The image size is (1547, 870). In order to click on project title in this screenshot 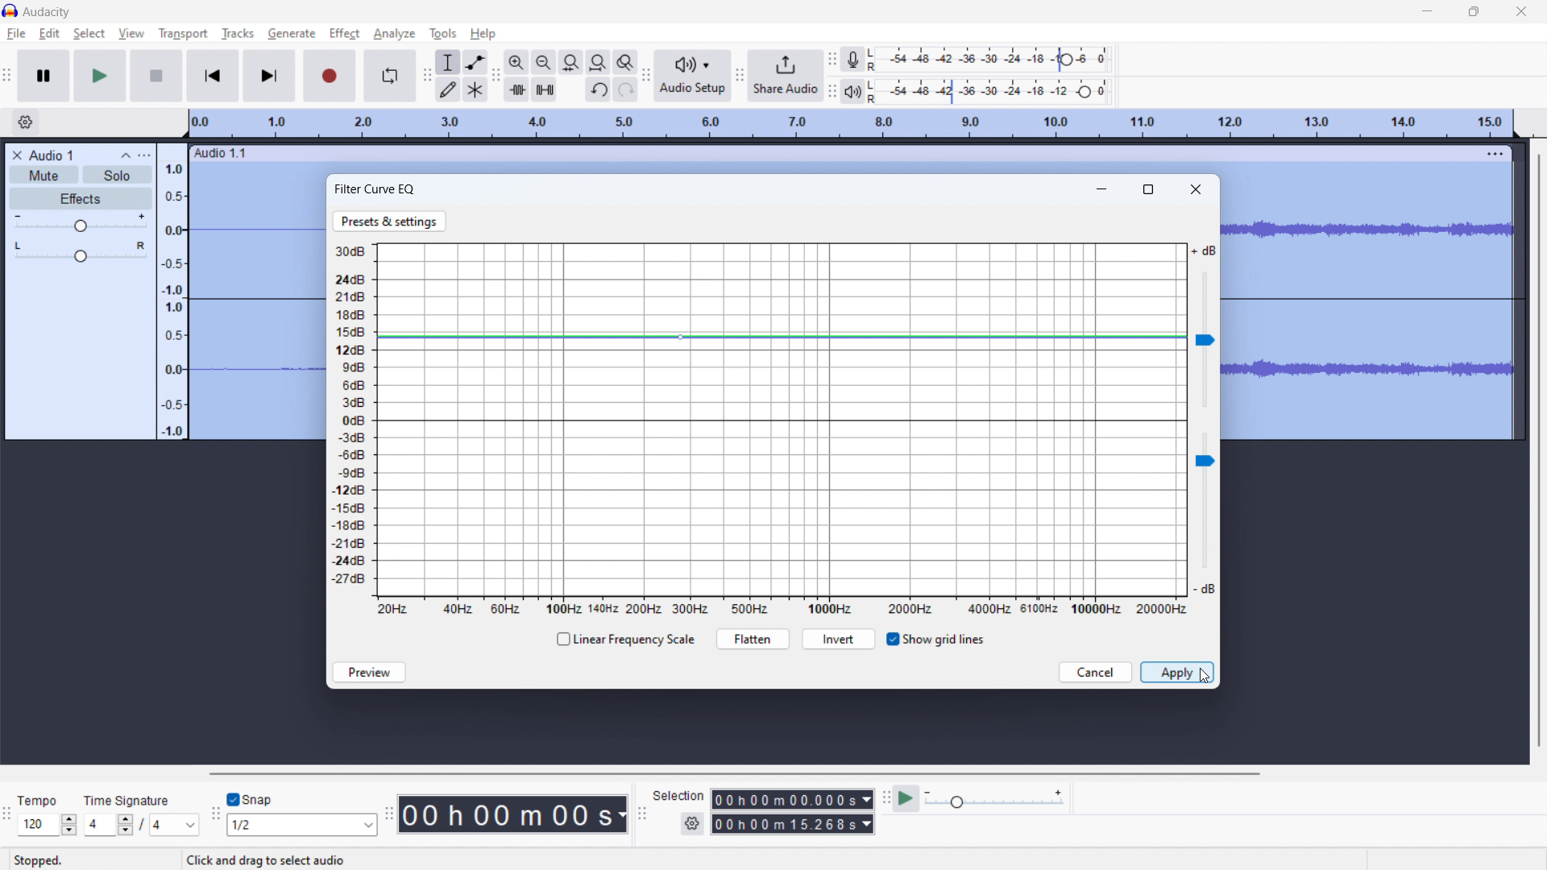, I will do `click(52, 155)`.